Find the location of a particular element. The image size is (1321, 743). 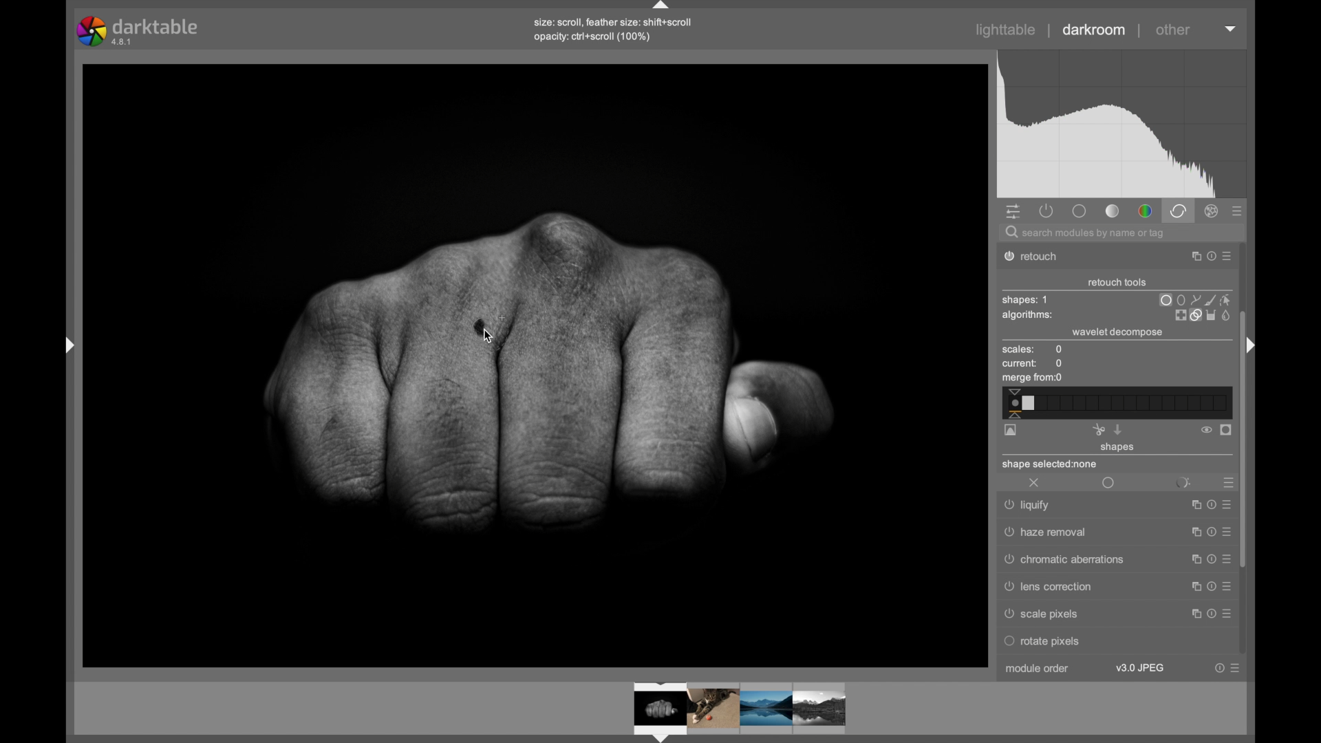

liquify is located at coordinates (1029, 506).